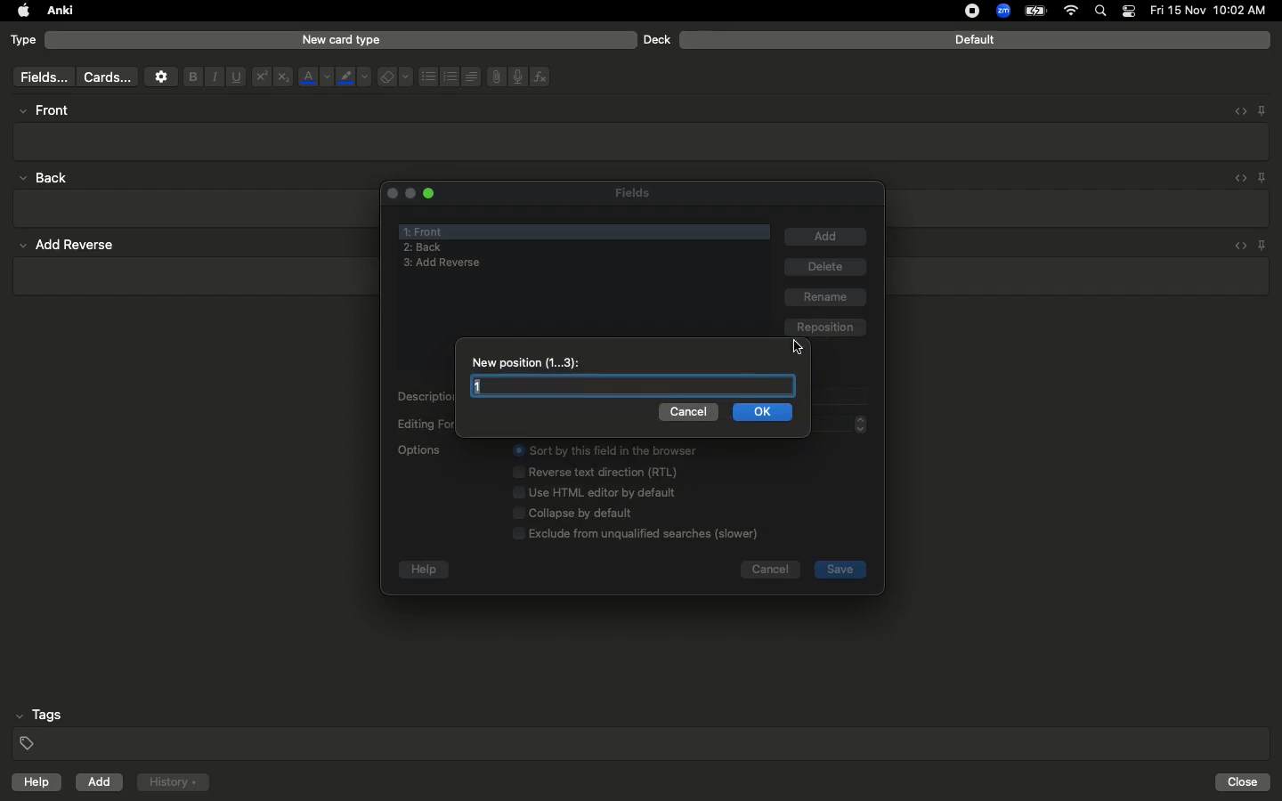 The image size is (1282, 801). What do you see at coordinates (828, 268) in the screenshot?
I see `Delete` at bounding box center [828, 268].